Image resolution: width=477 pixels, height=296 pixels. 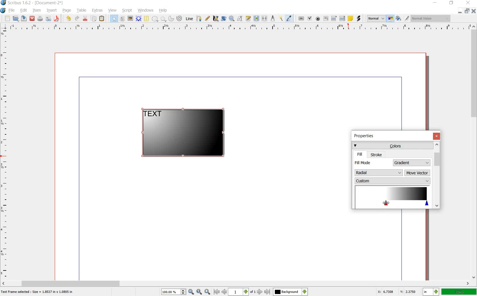 I want to click on pdf push button, so click(x=301, y=18).